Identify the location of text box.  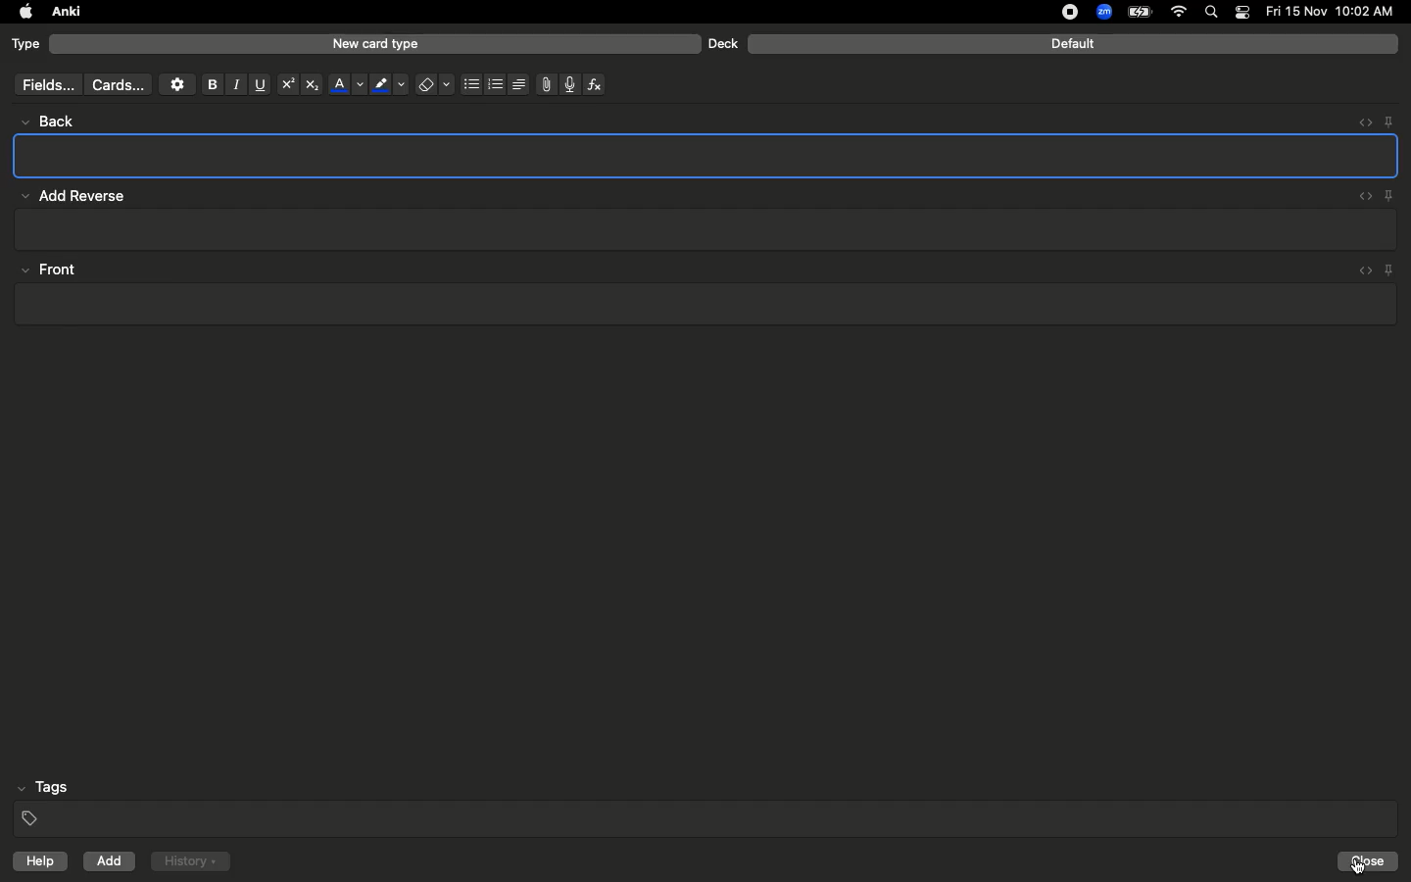
(702, 304).